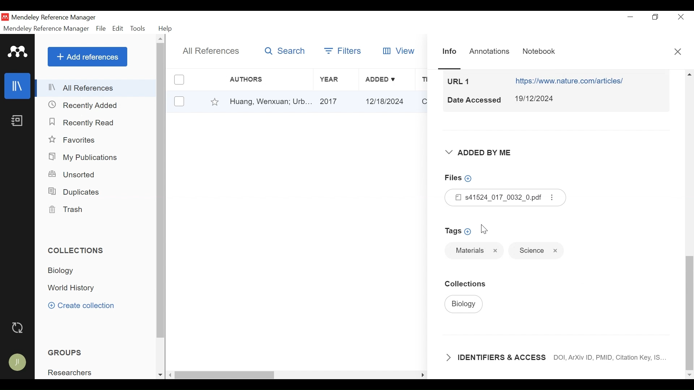 Image resolution: width=694 pixels, height=390 pixels. Describe the element at coordinates (531, 251) in the screenshot. I see `Science` at that location.